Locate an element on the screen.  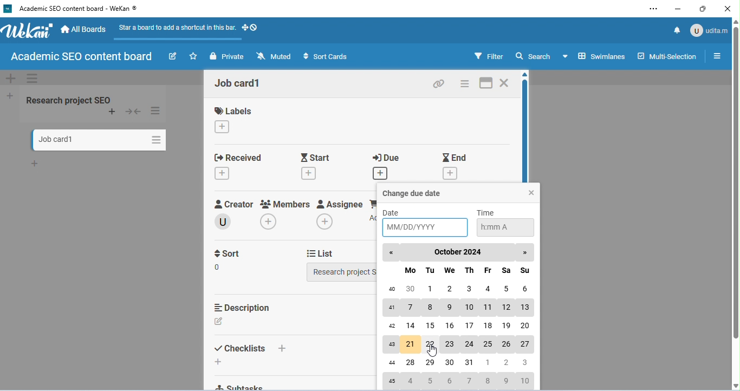
add assignee is located at coordinates (324, 221).